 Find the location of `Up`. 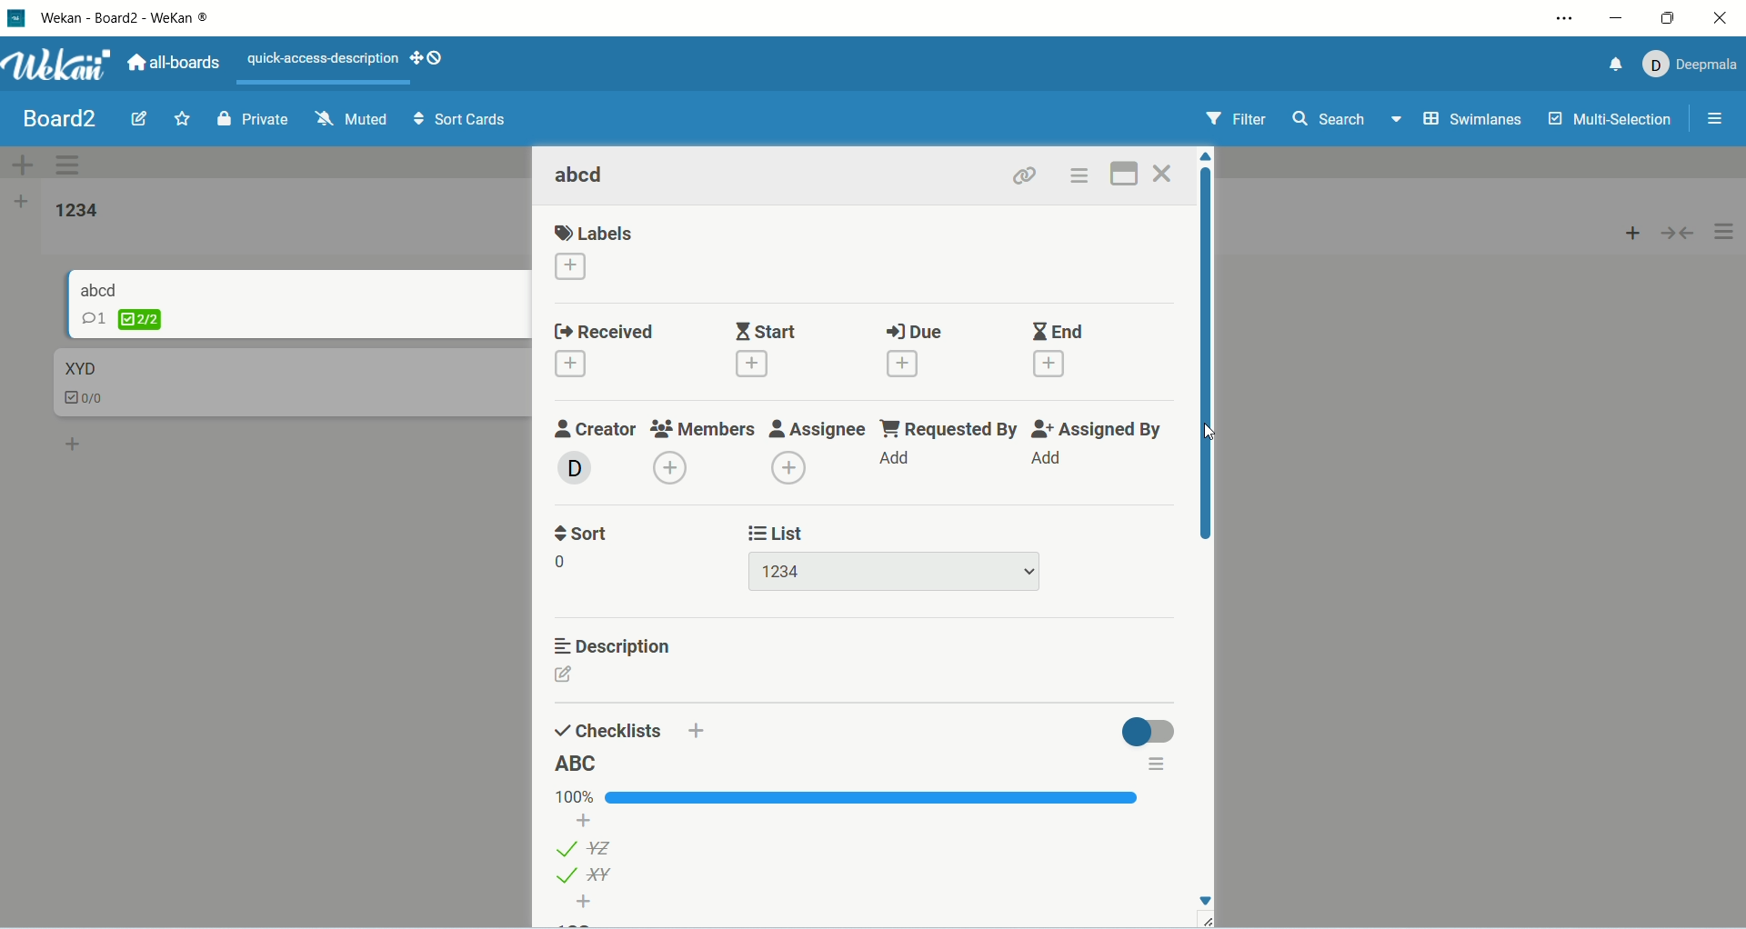

Up is located at coordinates (1207, 156).